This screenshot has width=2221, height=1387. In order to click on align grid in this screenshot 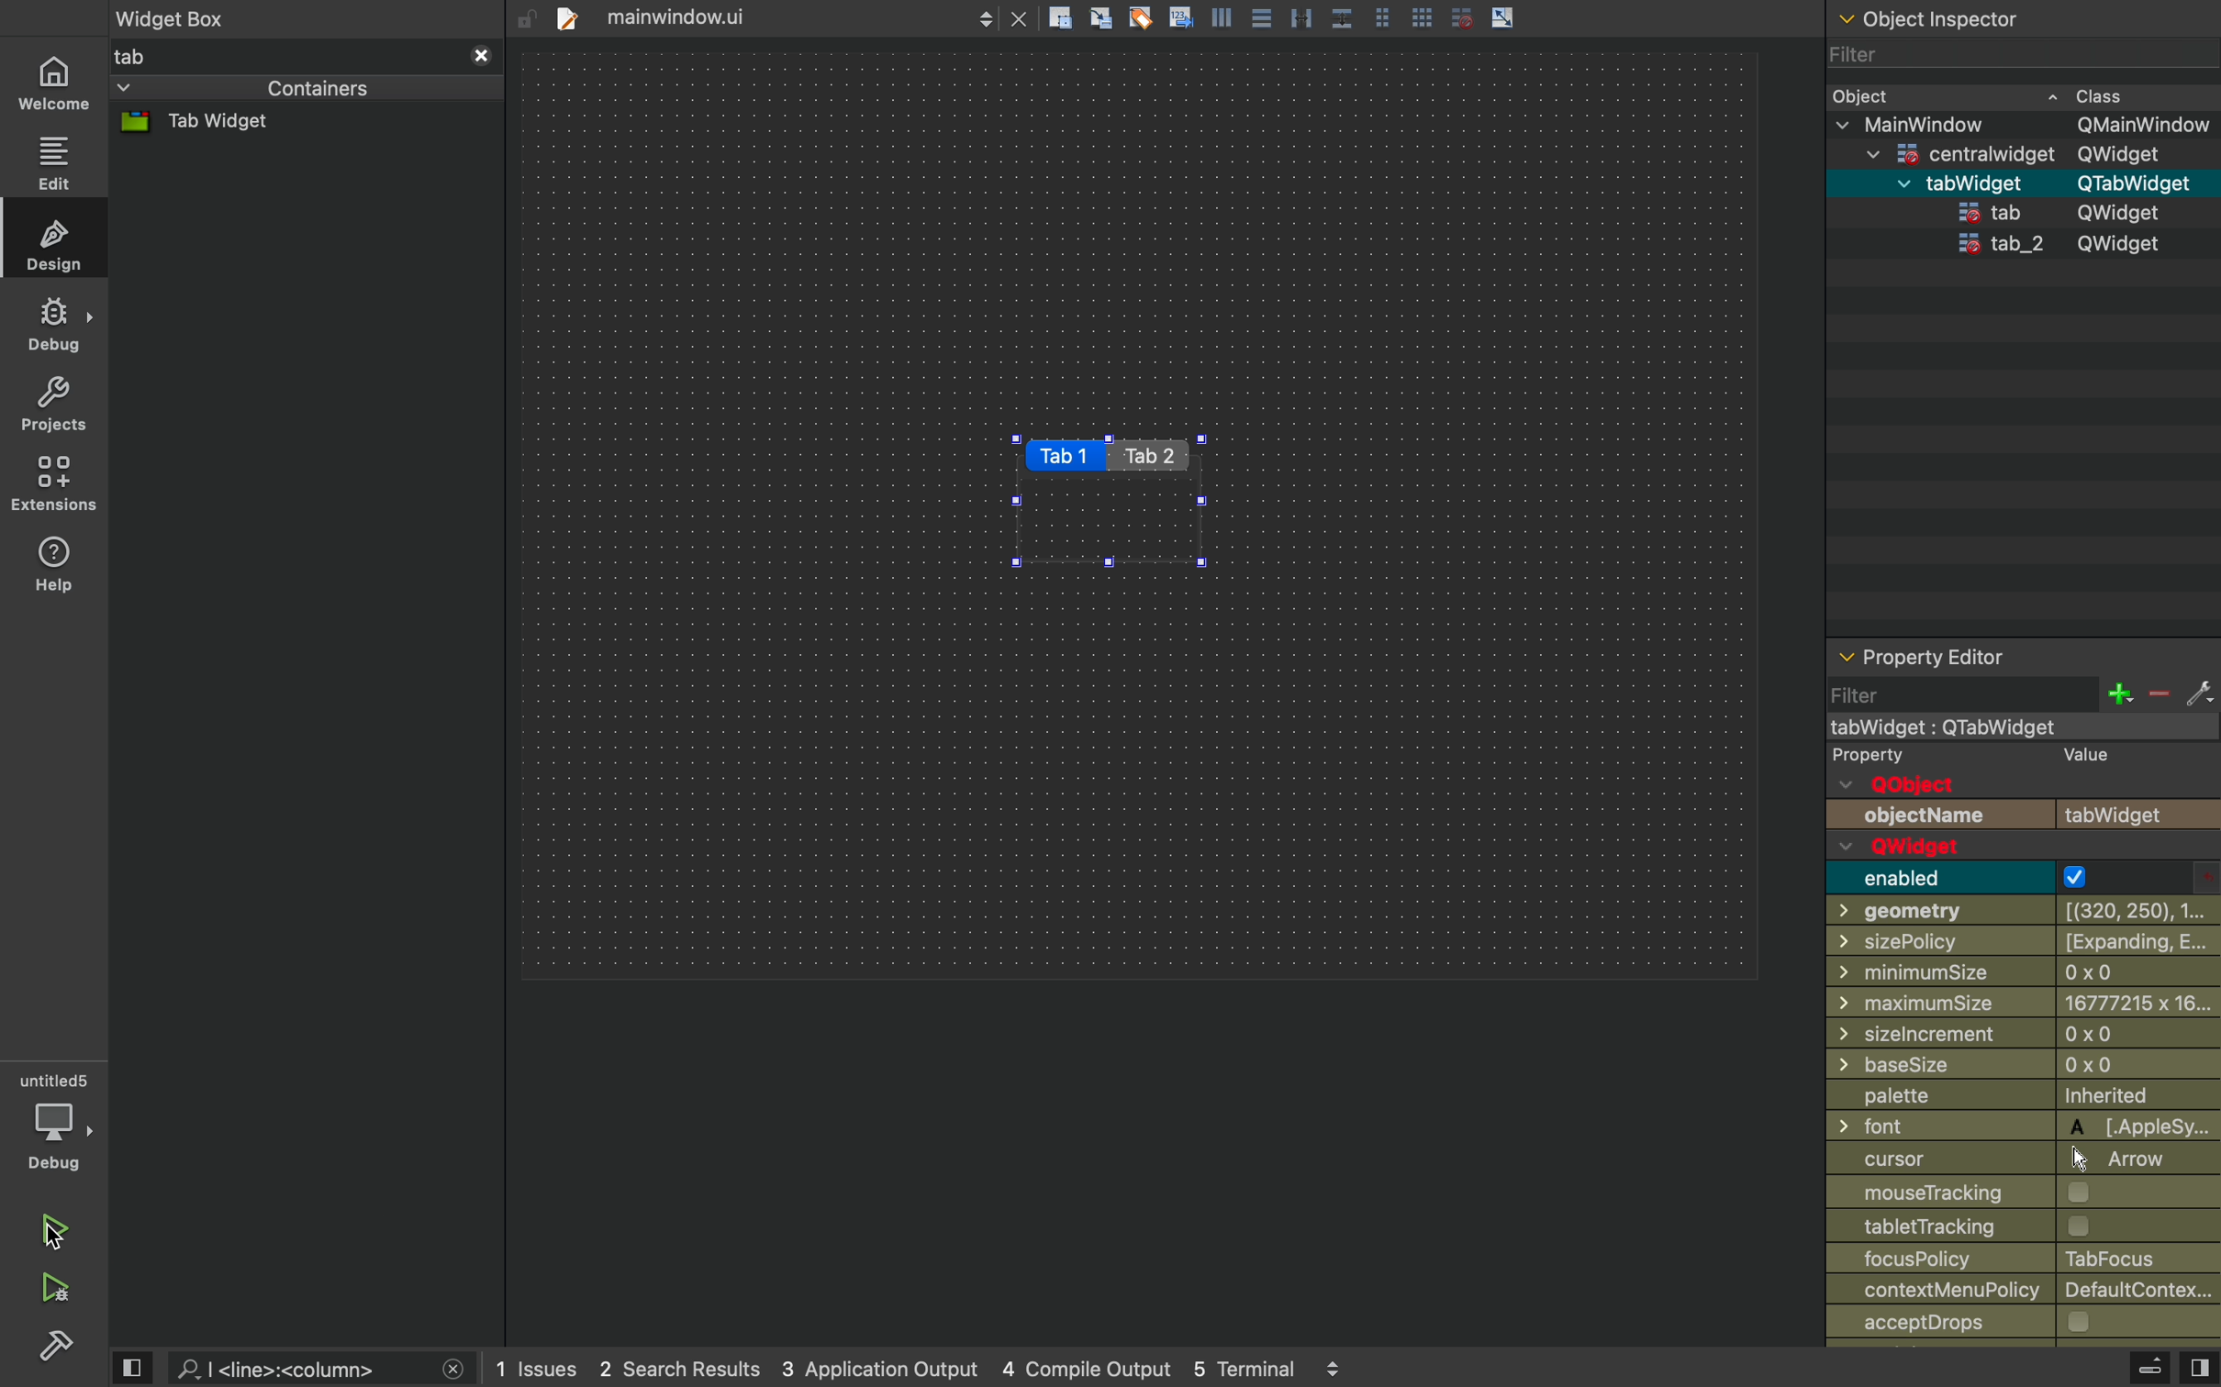, I will do `click(1100, 17)`.